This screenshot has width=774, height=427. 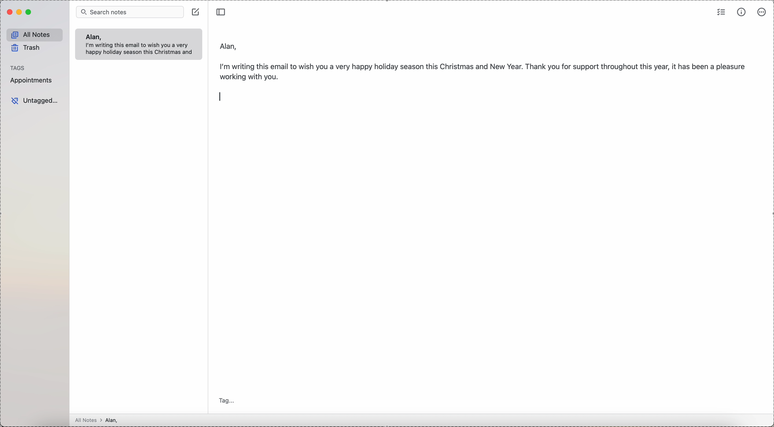 I want to click on enter, so click(x=221, y=96).